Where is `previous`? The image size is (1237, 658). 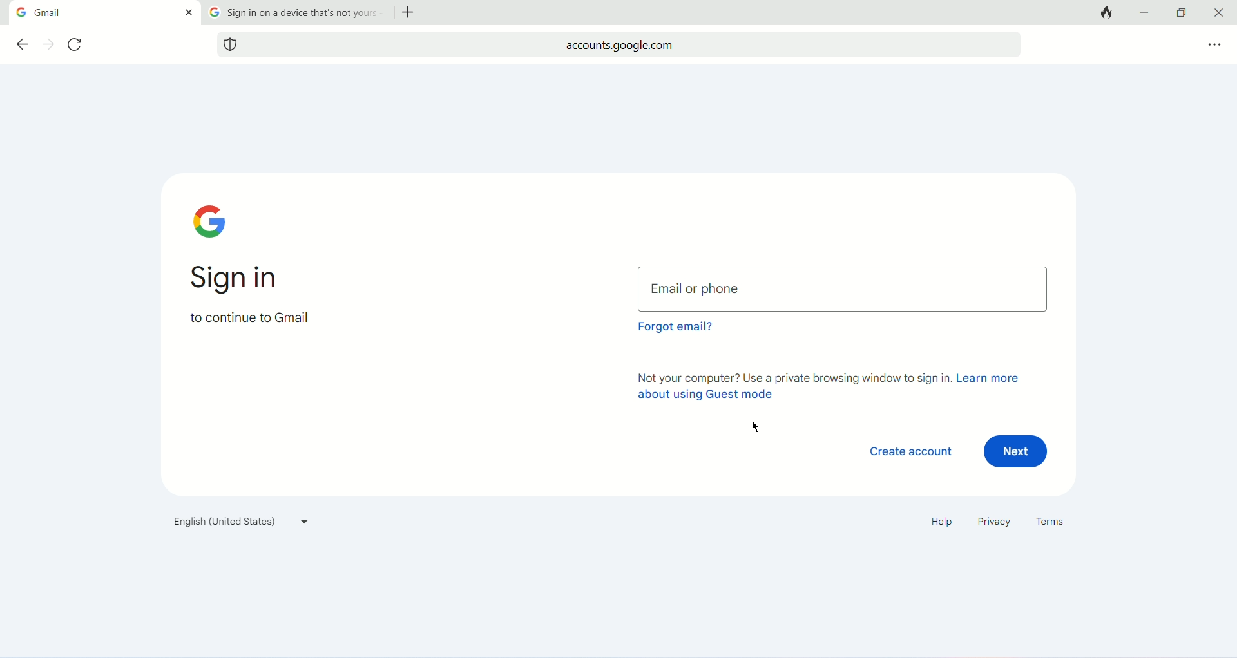
previous is located at coordinates (21, 44).